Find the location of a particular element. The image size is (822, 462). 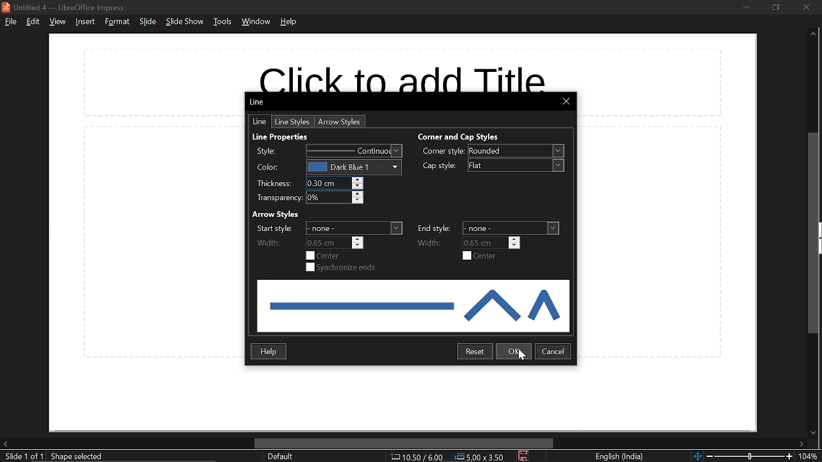

page style is located at coordinates (280, 456).